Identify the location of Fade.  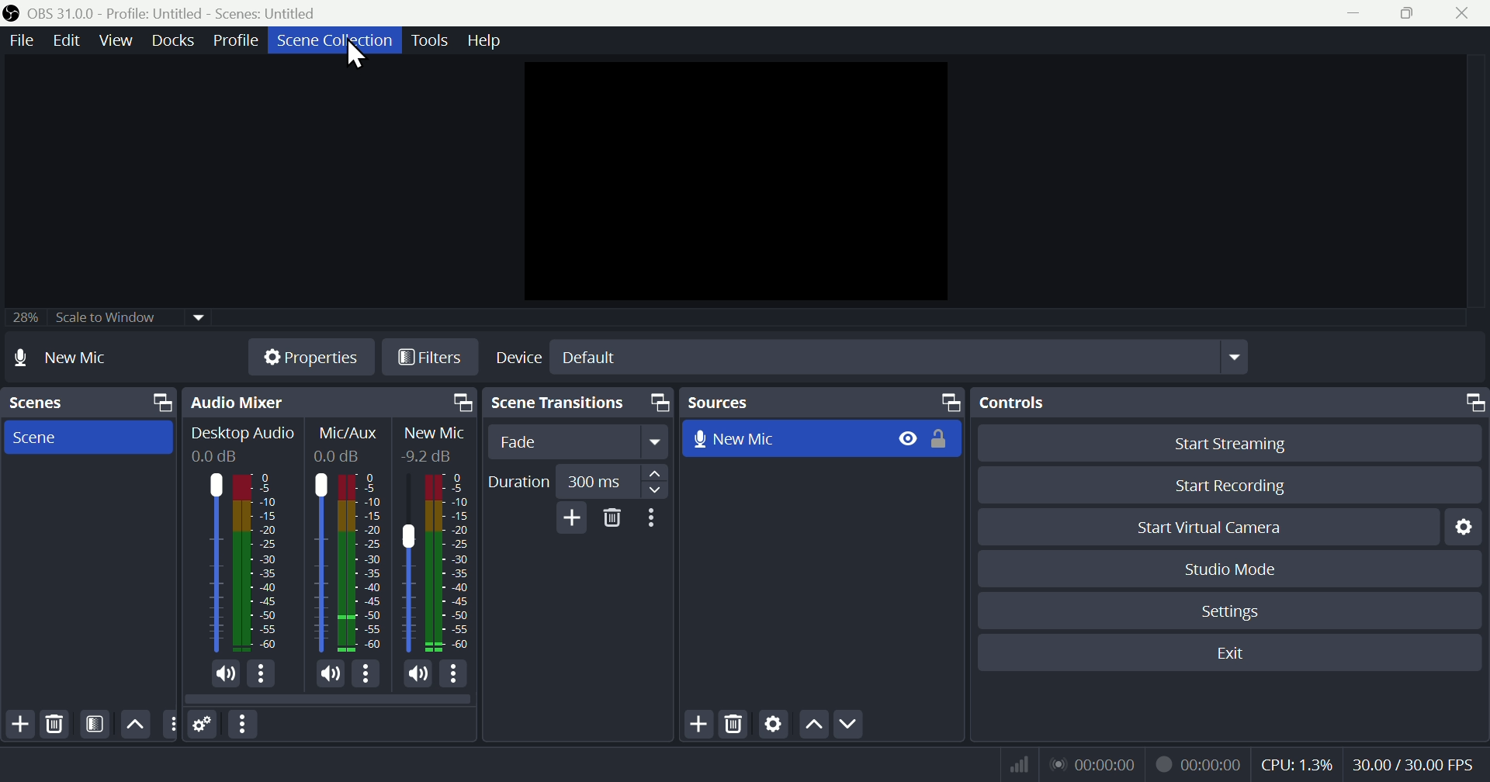
(580, 442).